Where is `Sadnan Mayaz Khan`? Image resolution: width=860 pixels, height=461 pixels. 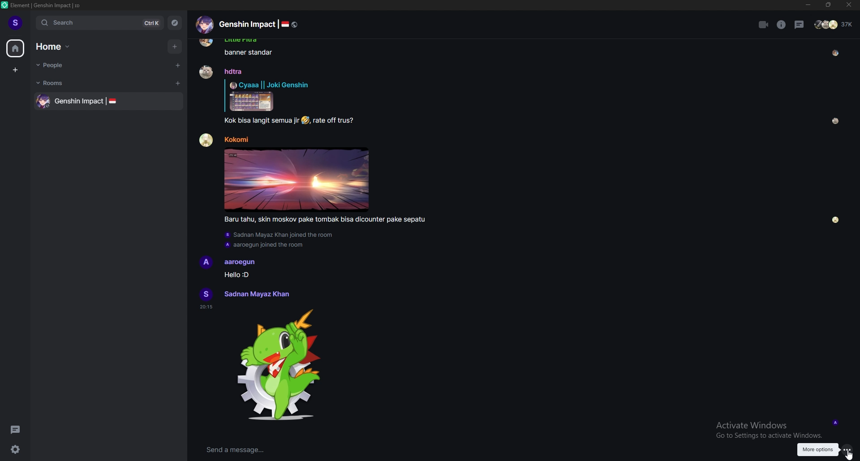 Sadnan Mayaz Khan is located at coordinates (256, 294).